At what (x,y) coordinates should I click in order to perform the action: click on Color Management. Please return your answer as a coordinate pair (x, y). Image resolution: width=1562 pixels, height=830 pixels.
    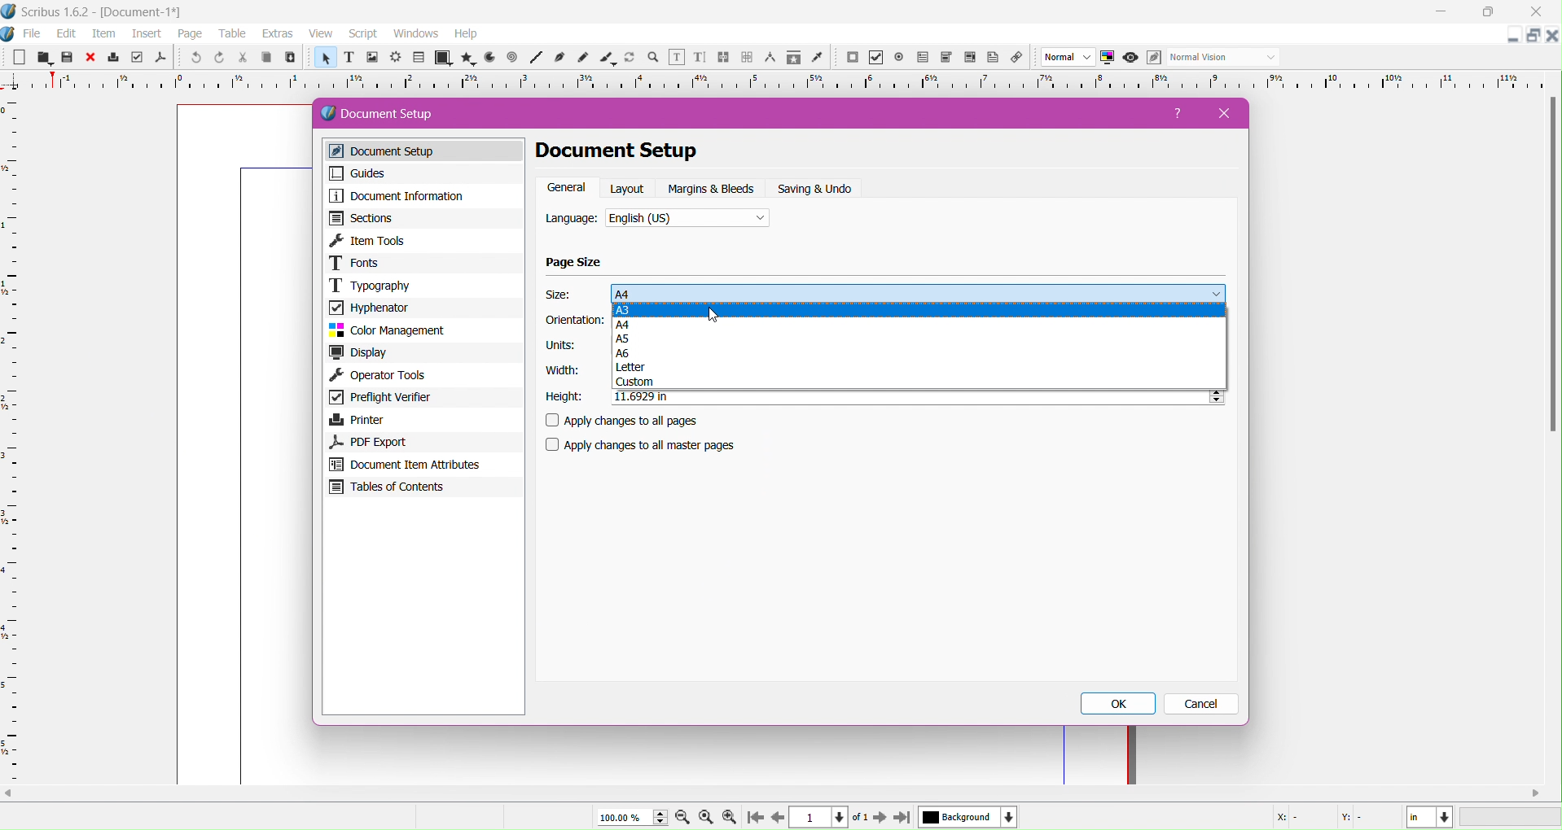
    Looking at the image, I should click on (423, 330).